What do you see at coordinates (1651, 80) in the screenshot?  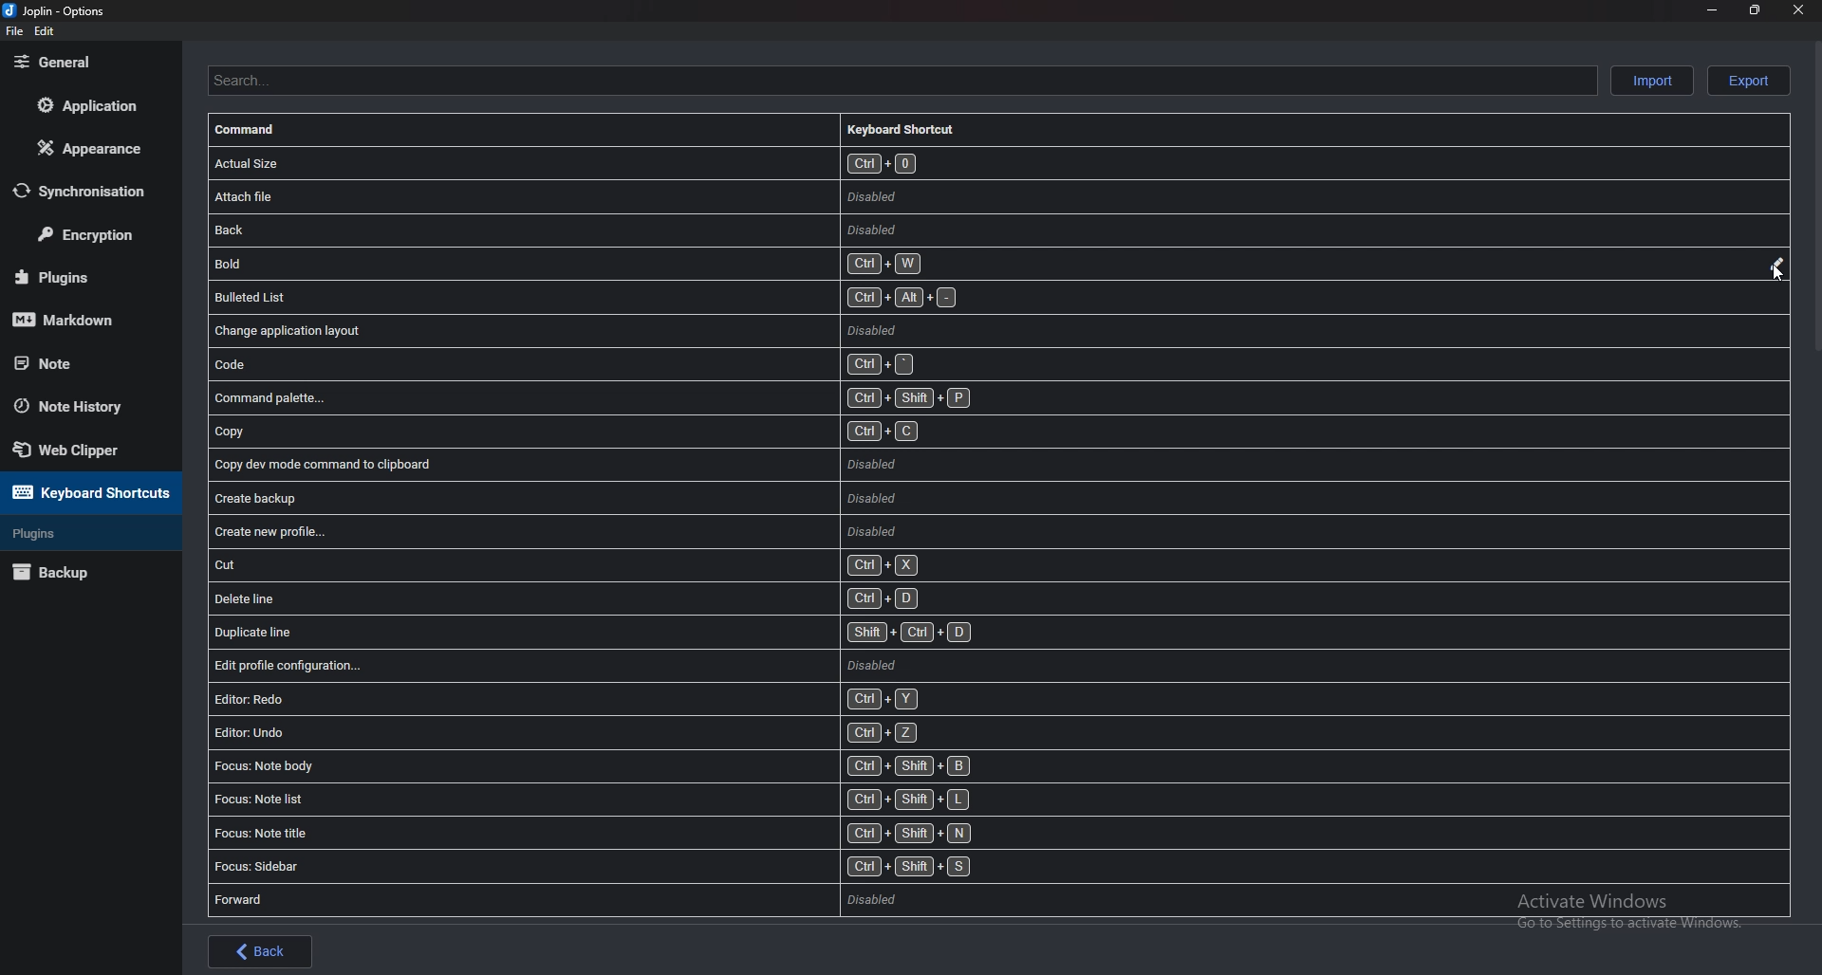 I see `Import` at bounding box center [1651, 80].